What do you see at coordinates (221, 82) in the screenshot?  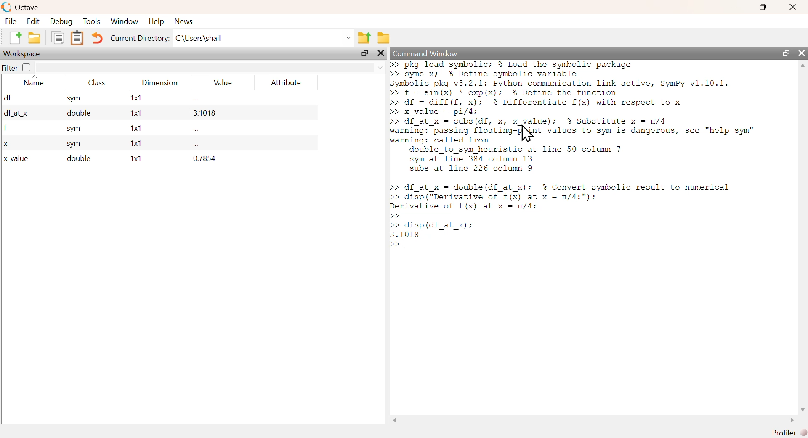 I see `Value` at bounding box center [221, 82].